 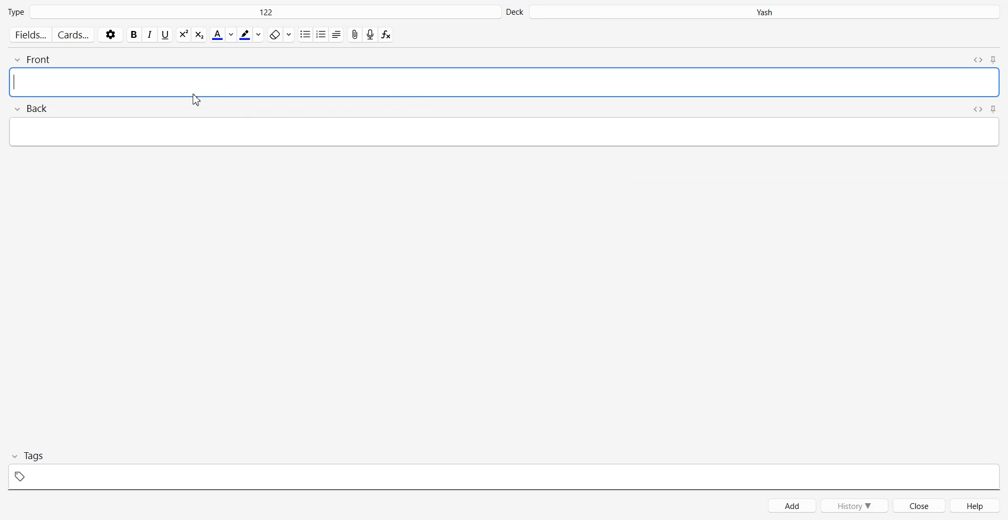 What do you see at coordinates (183, 34) in the screenshot?
I see `Subscript` at bounding box center [183, 34].